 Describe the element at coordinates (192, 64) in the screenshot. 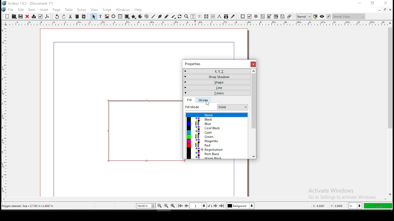

I see `properties` at that location.